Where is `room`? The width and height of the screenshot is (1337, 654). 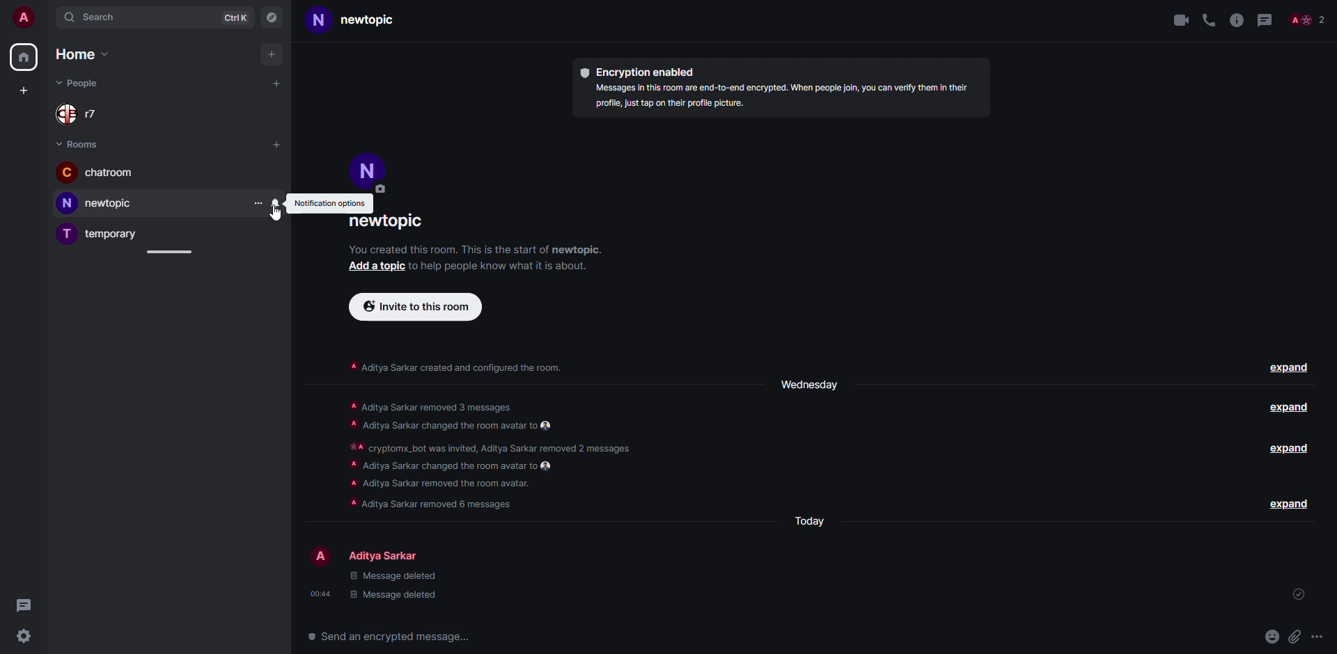
room is located at coordinates (393, 225).